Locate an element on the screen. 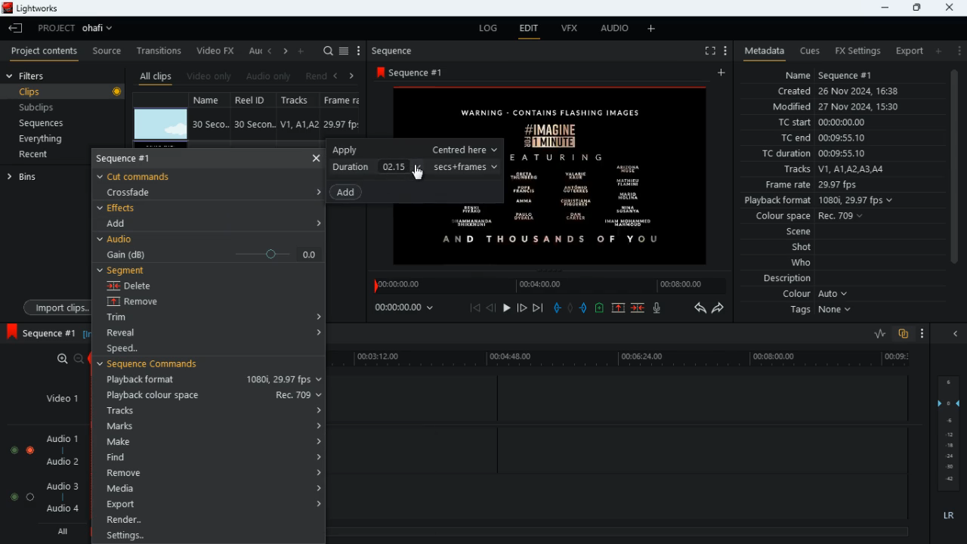  description is located at coordinates (788, 279).